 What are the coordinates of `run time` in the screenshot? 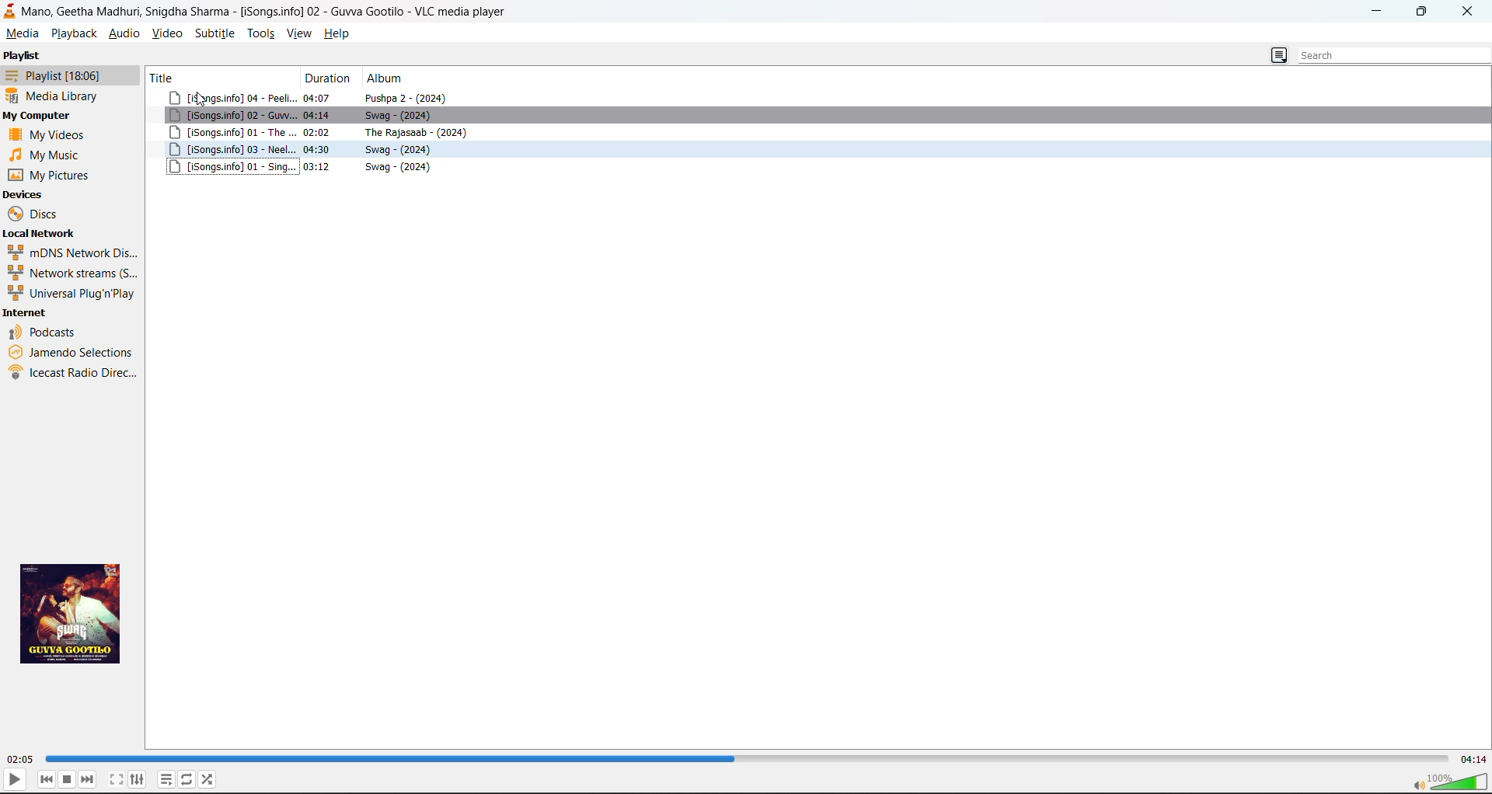 It's located at (22, 759).